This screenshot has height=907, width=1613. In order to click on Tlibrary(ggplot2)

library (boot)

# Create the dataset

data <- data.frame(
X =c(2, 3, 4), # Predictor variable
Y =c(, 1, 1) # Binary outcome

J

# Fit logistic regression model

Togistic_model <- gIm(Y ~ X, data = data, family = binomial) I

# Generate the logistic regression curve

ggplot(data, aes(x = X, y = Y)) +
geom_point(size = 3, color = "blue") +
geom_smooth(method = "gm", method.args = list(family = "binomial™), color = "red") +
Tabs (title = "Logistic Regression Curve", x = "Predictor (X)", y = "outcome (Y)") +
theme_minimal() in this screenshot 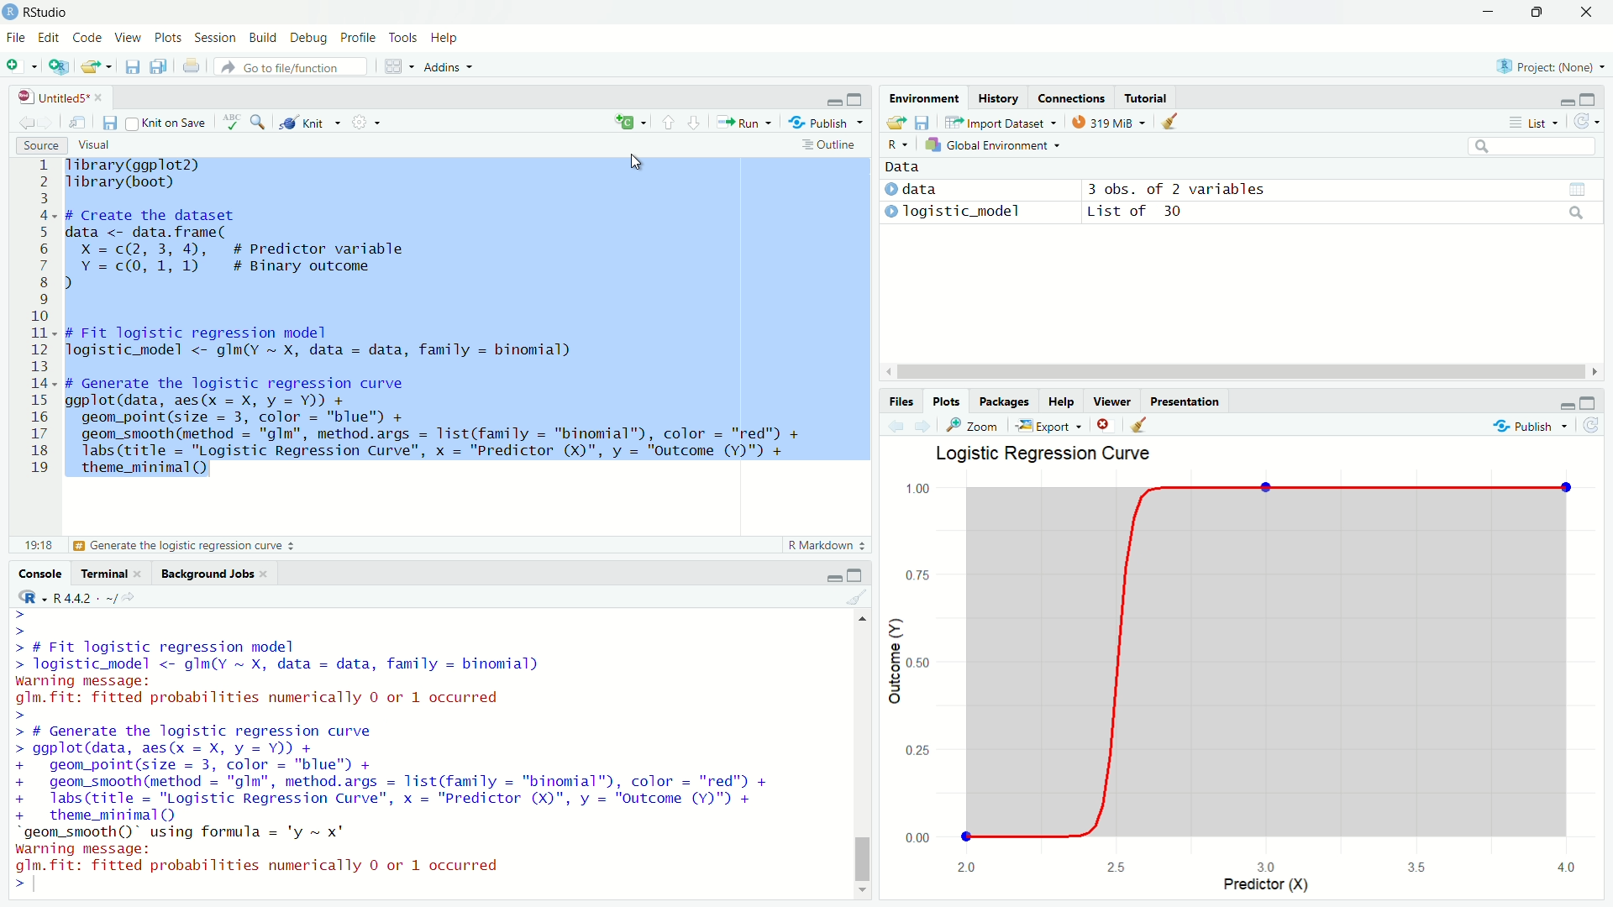, I will do `click(435, 324)`.